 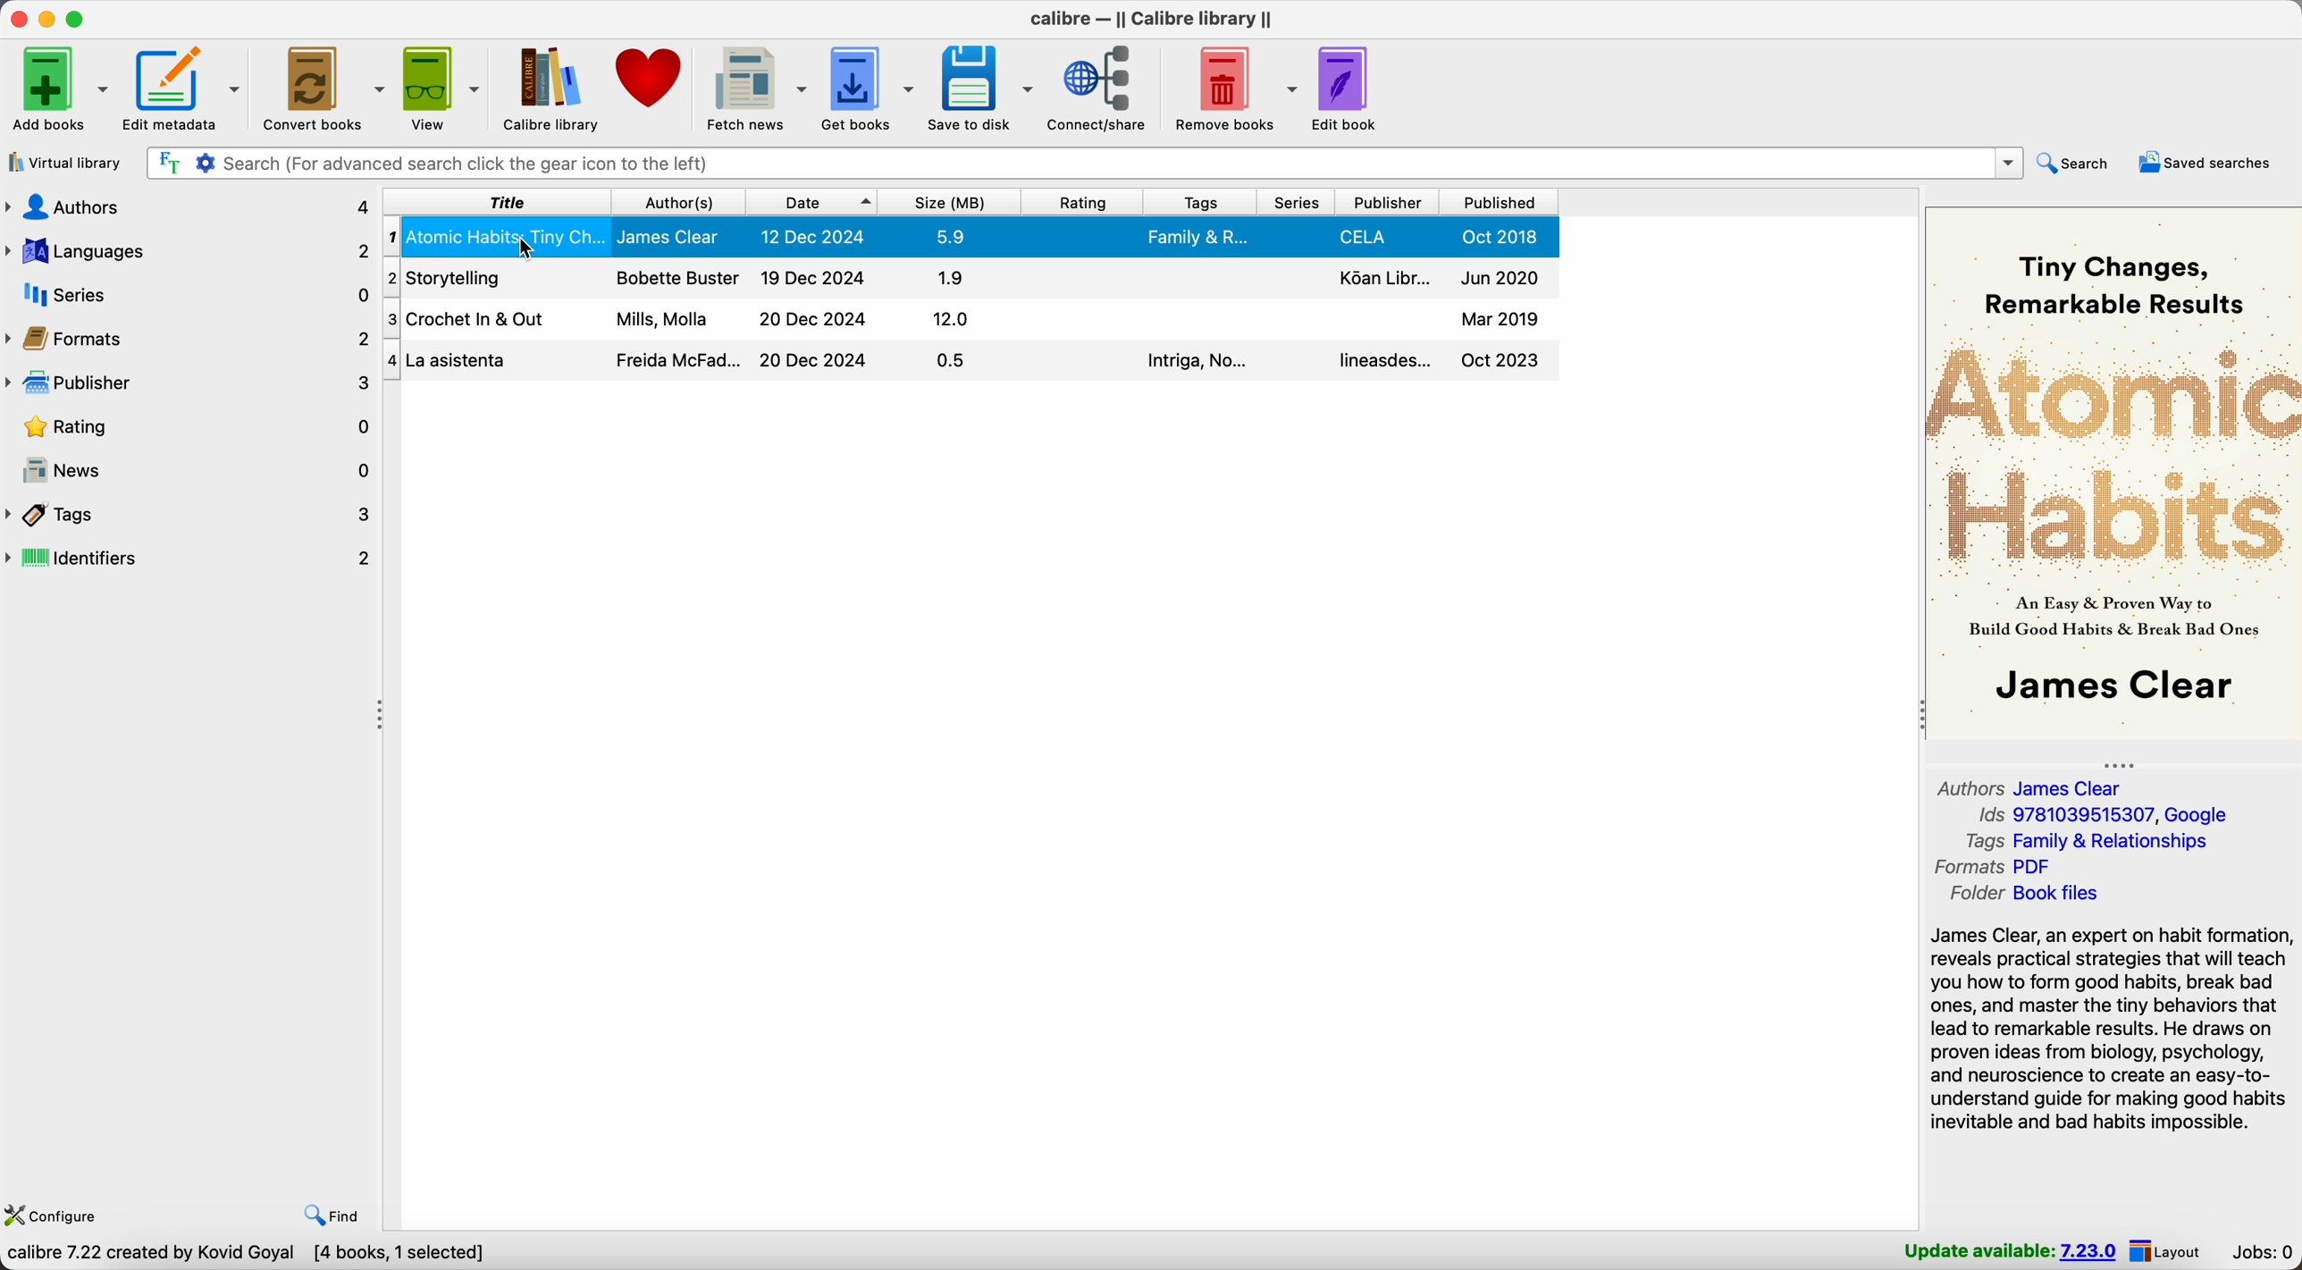 What do you see at coordinates (1994, 866) in the screenshot?
I see `formats` at bounding box center [1994, 866].